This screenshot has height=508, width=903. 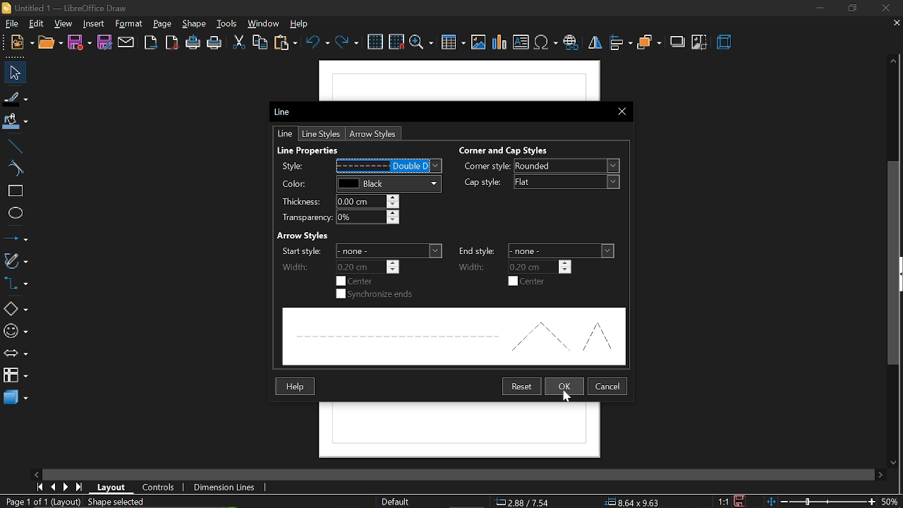 I want to click on edit, so click(x=35, y=24).